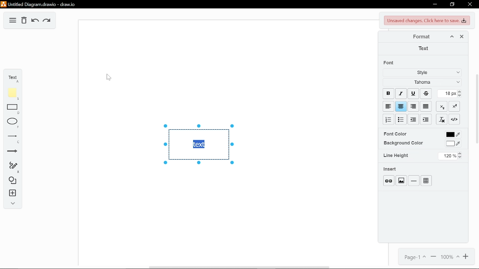 The width and height of the screenshot is (479, 269). I want to click on format, so click(422, 37).